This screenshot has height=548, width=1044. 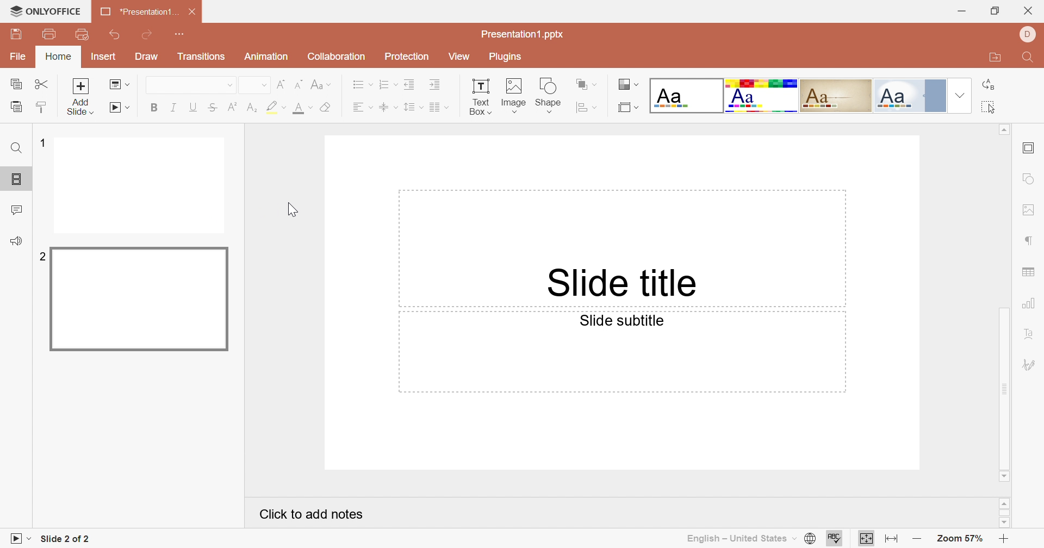 What do you see at coordinates (316, 85) in the screenshot?
I see `Change case` at bounding box center [316, 85].